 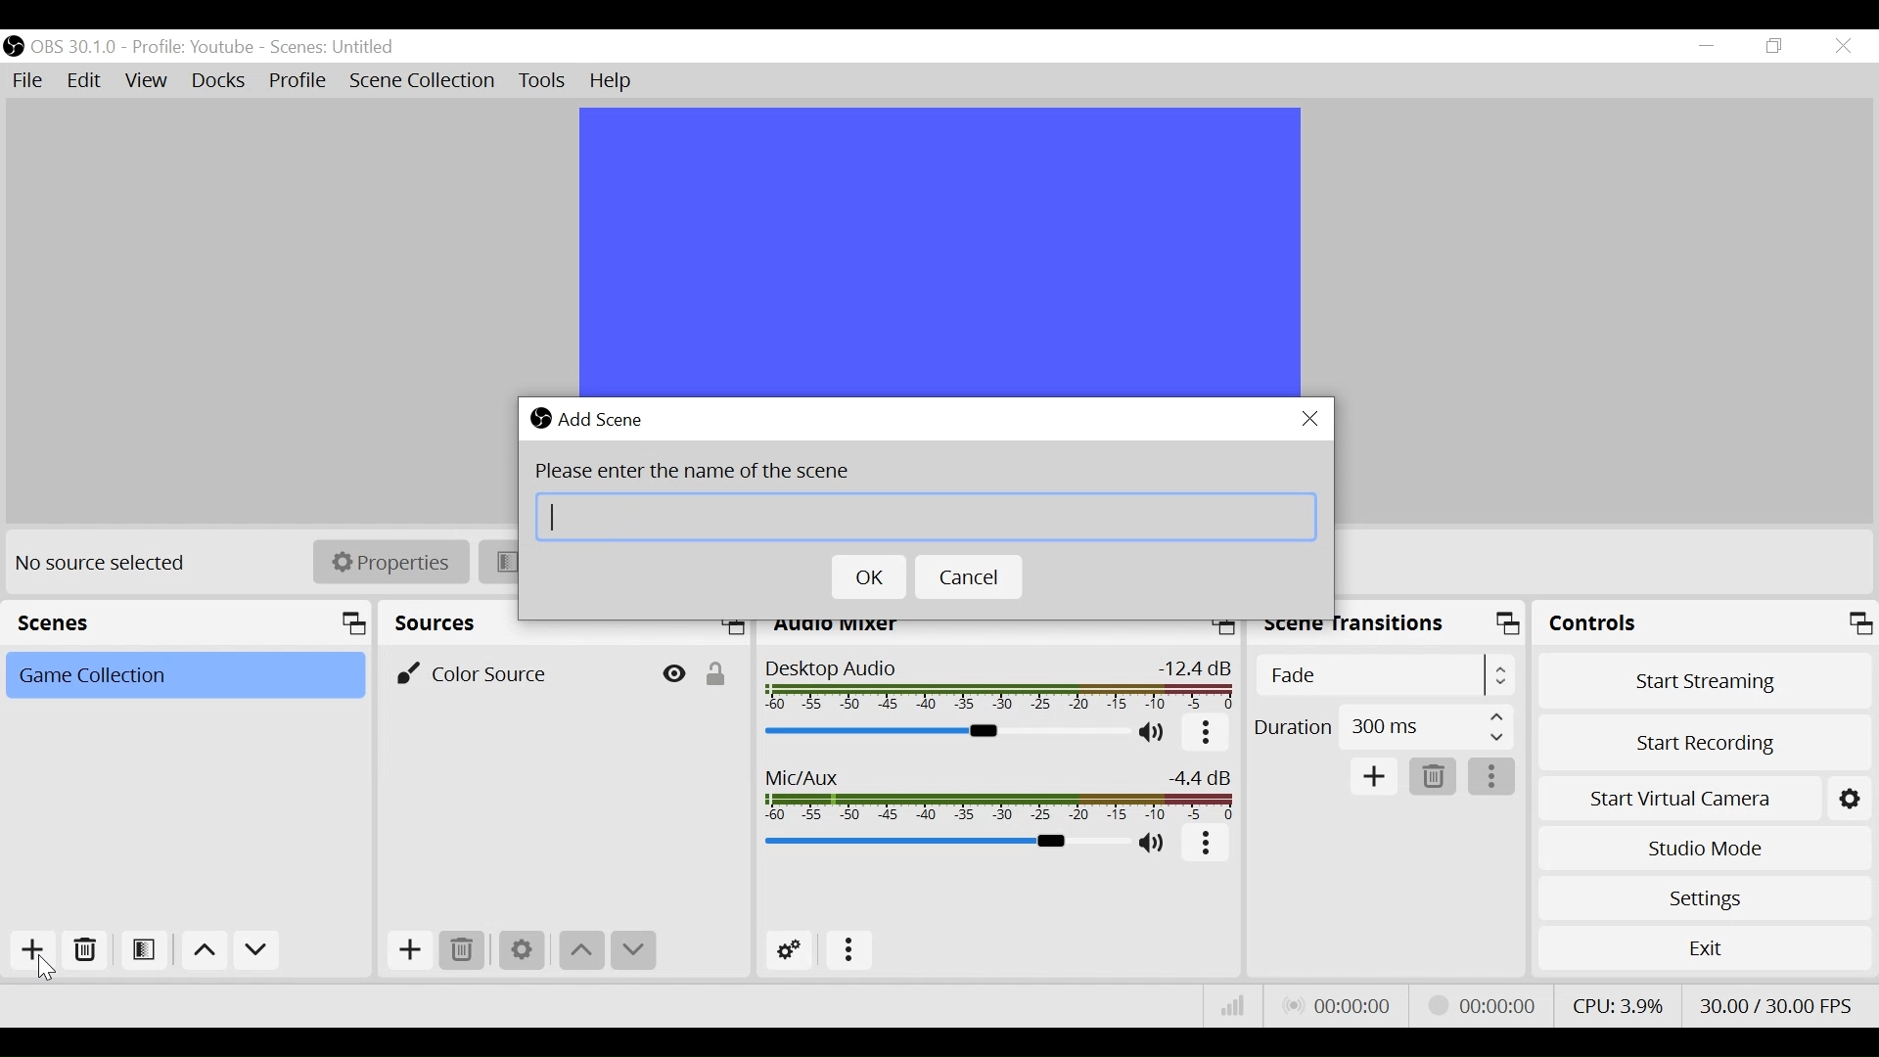 I want to click on Add, so click(x=30, y=950).